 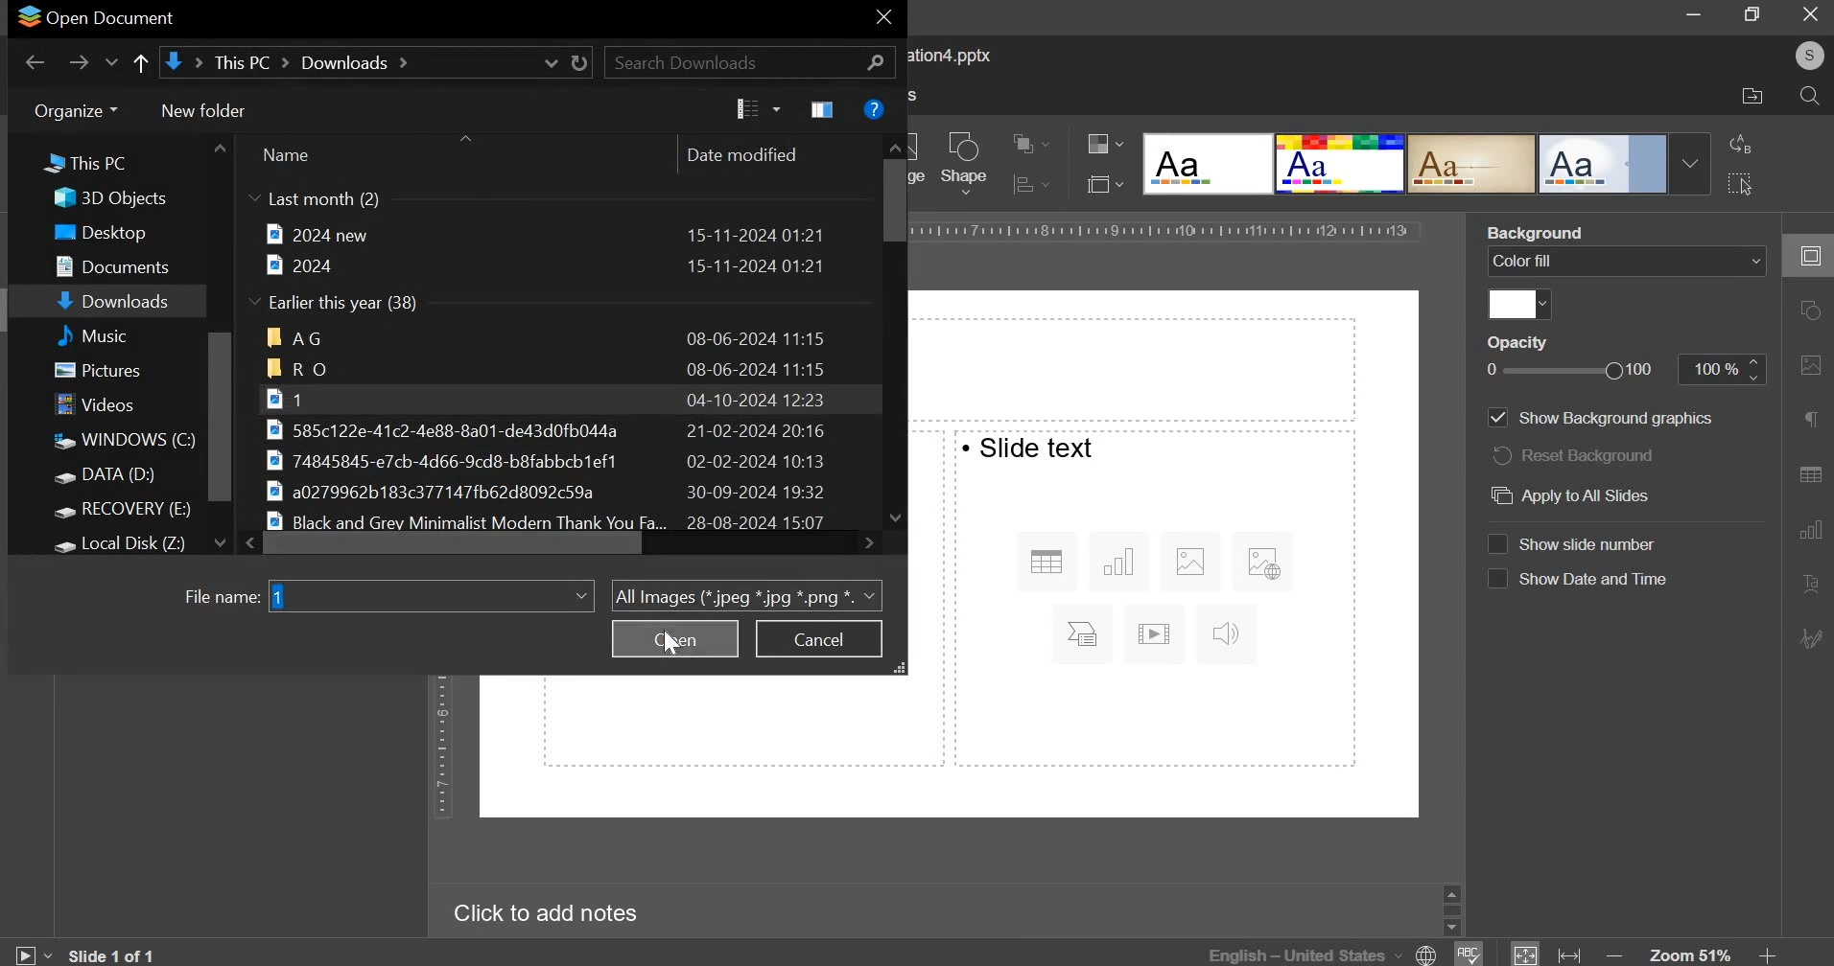 What do you see at coordinates (874, 108) in the screenshot?
I see `help` at bounding box center [874, 108].